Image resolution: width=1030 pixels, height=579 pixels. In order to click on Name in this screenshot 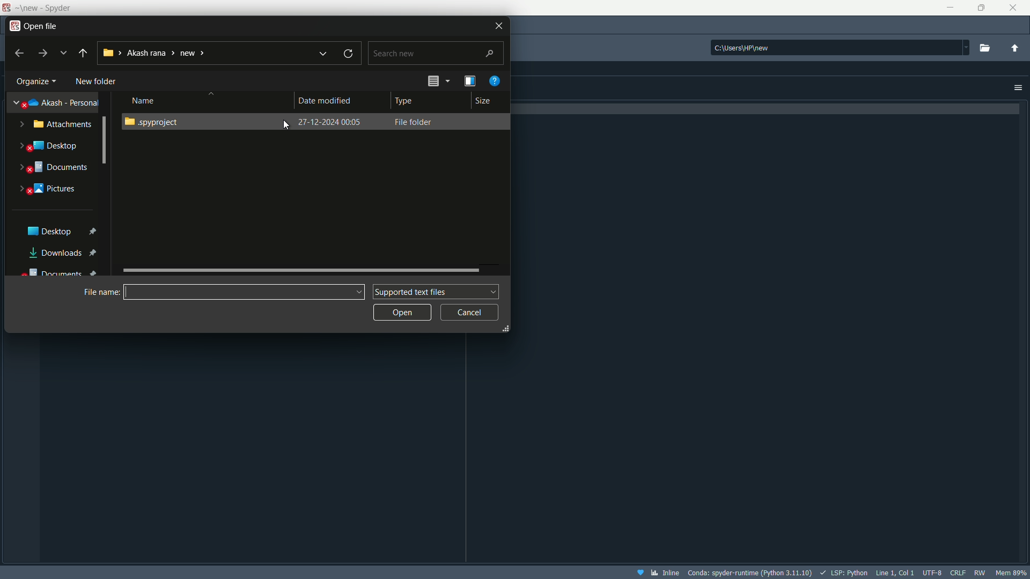, I will do `click(153, 101)`.